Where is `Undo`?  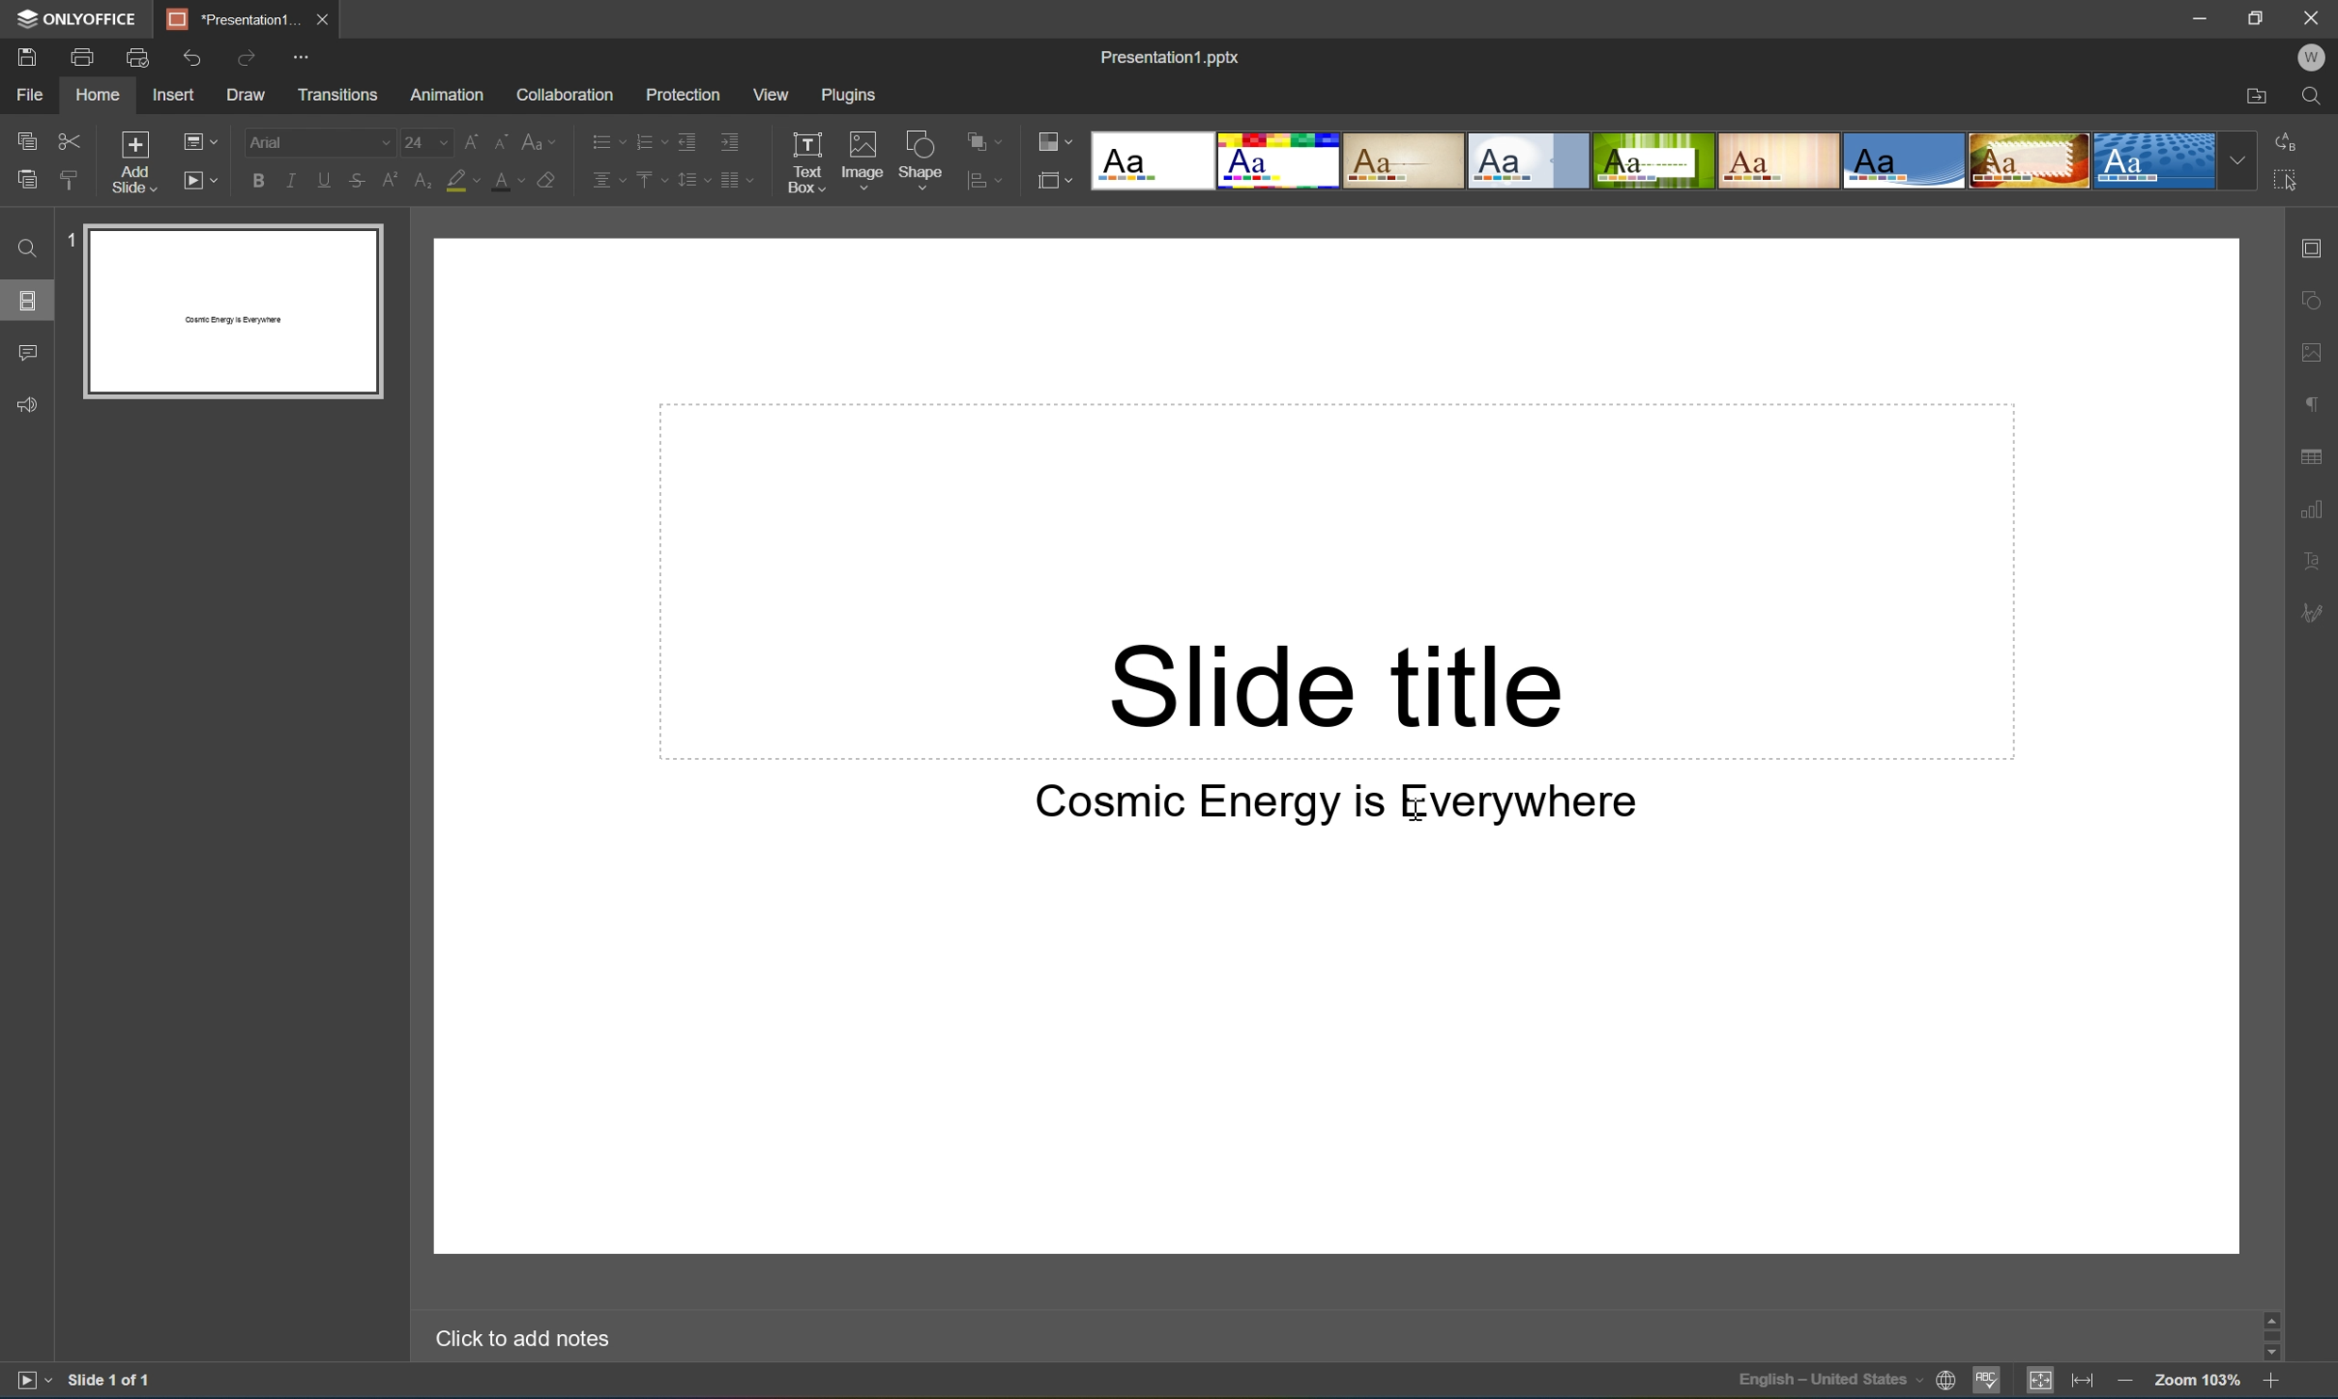 Undo is located at coordinates (193, 56).